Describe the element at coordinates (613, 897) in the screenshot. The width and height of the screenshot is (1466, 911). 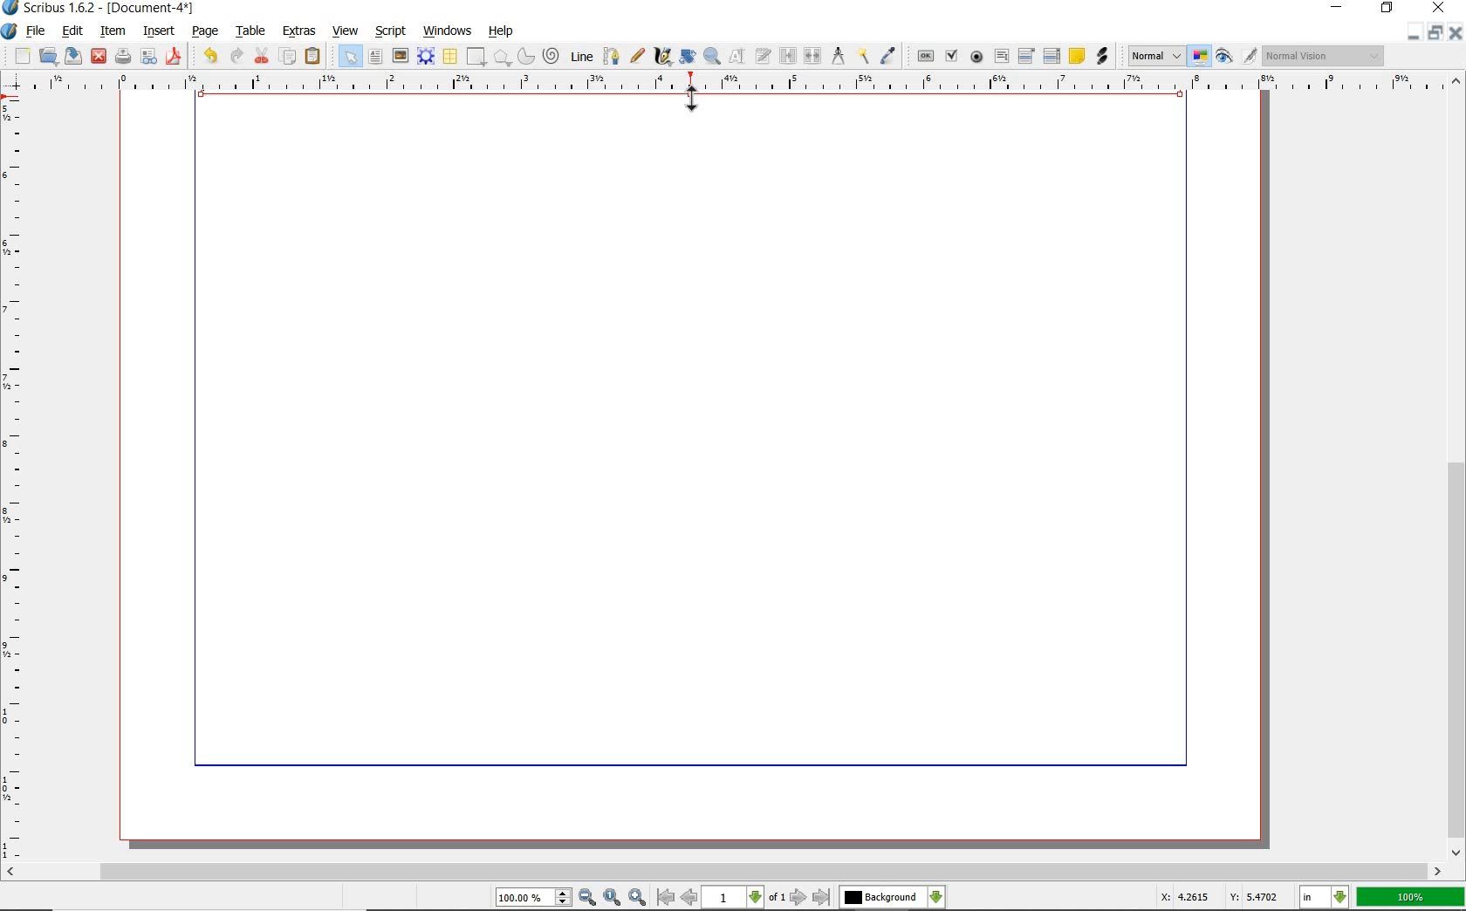
I see `zoom to 100%` at that location.